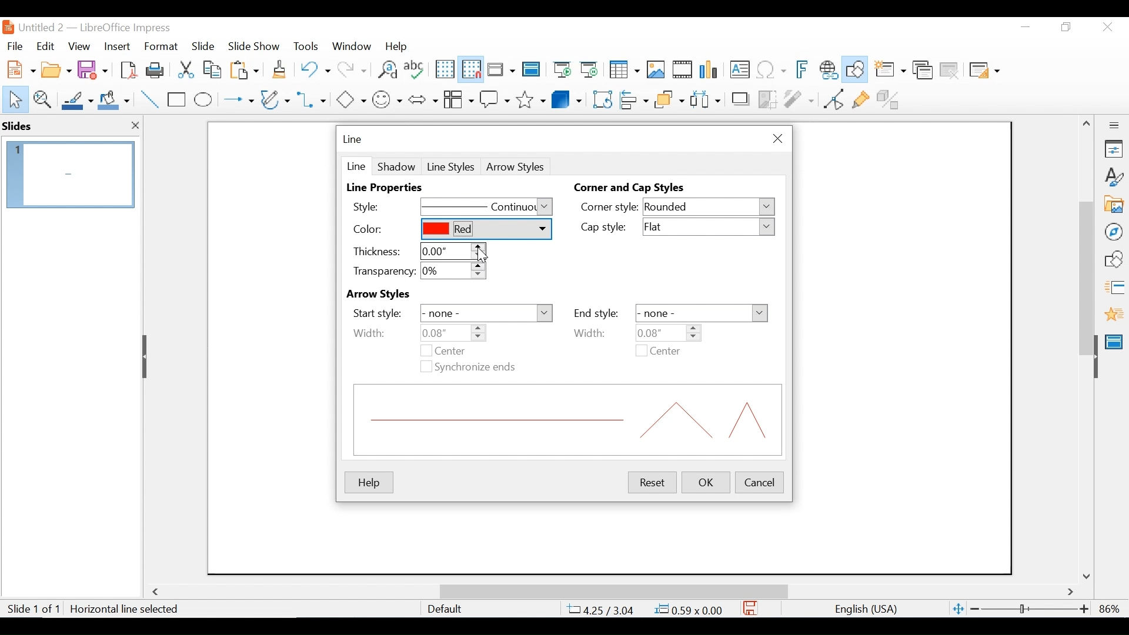 This screenshot has width=1129, height=635. Describe the element at coordinates (151, 100) in the screenshot. I see `Insert Line` at that location.